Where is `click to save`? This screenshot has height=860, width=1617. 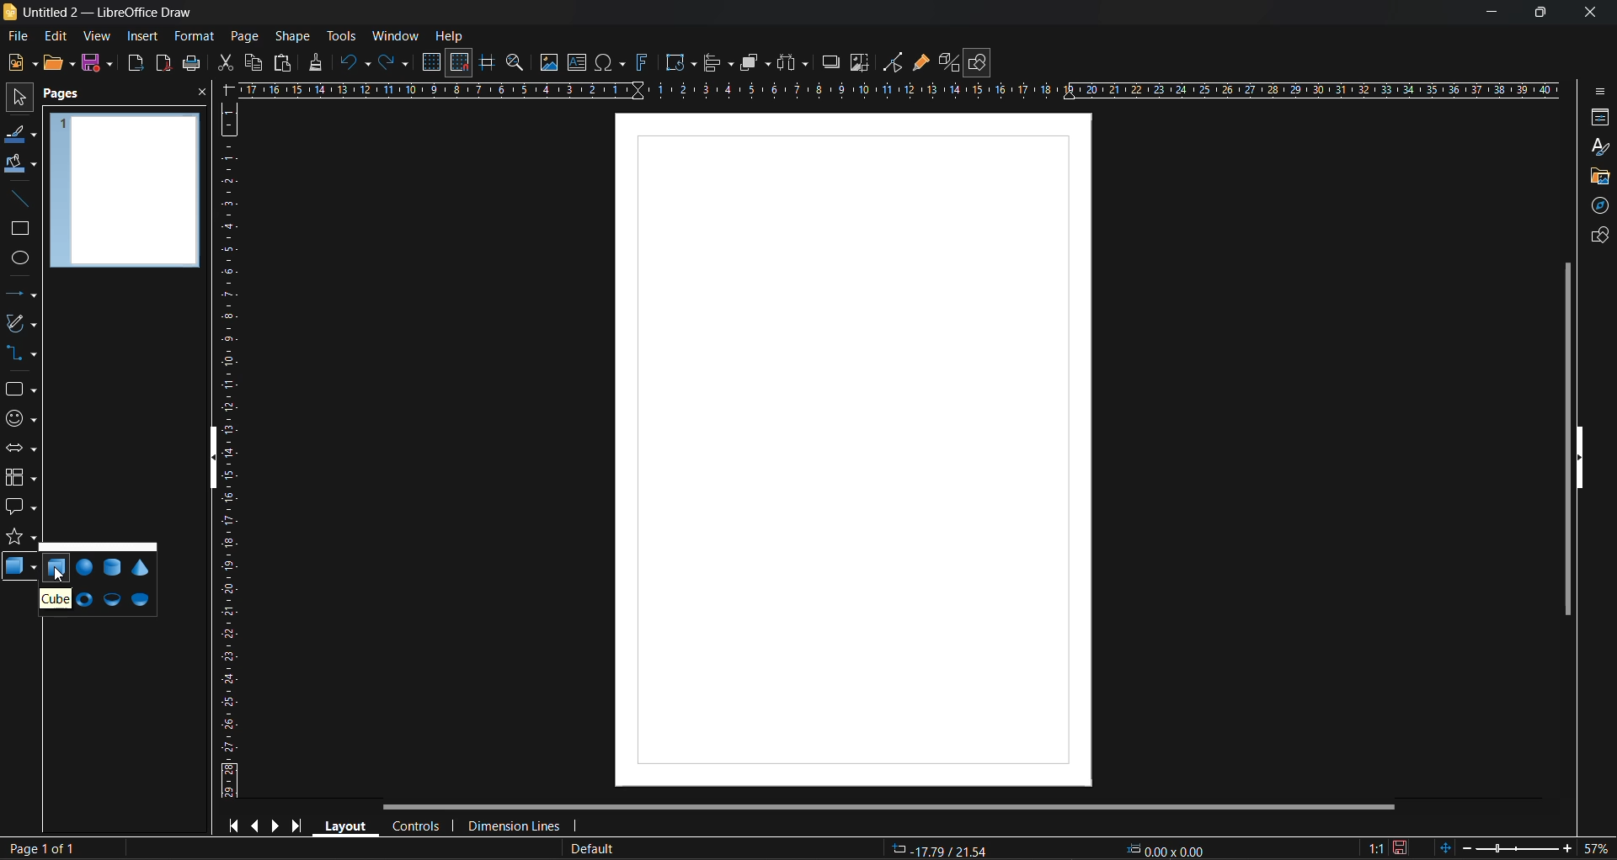 click to save is located at coordinates (1401, 847).